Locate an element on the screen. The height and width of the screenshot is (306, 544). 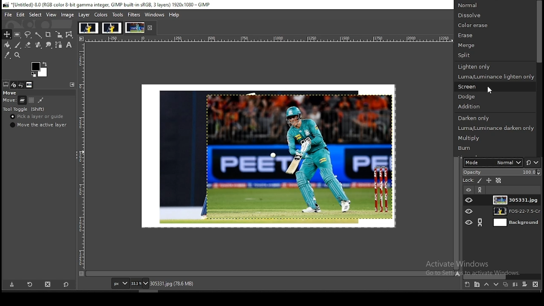
units is located at coordinates (120, 283).